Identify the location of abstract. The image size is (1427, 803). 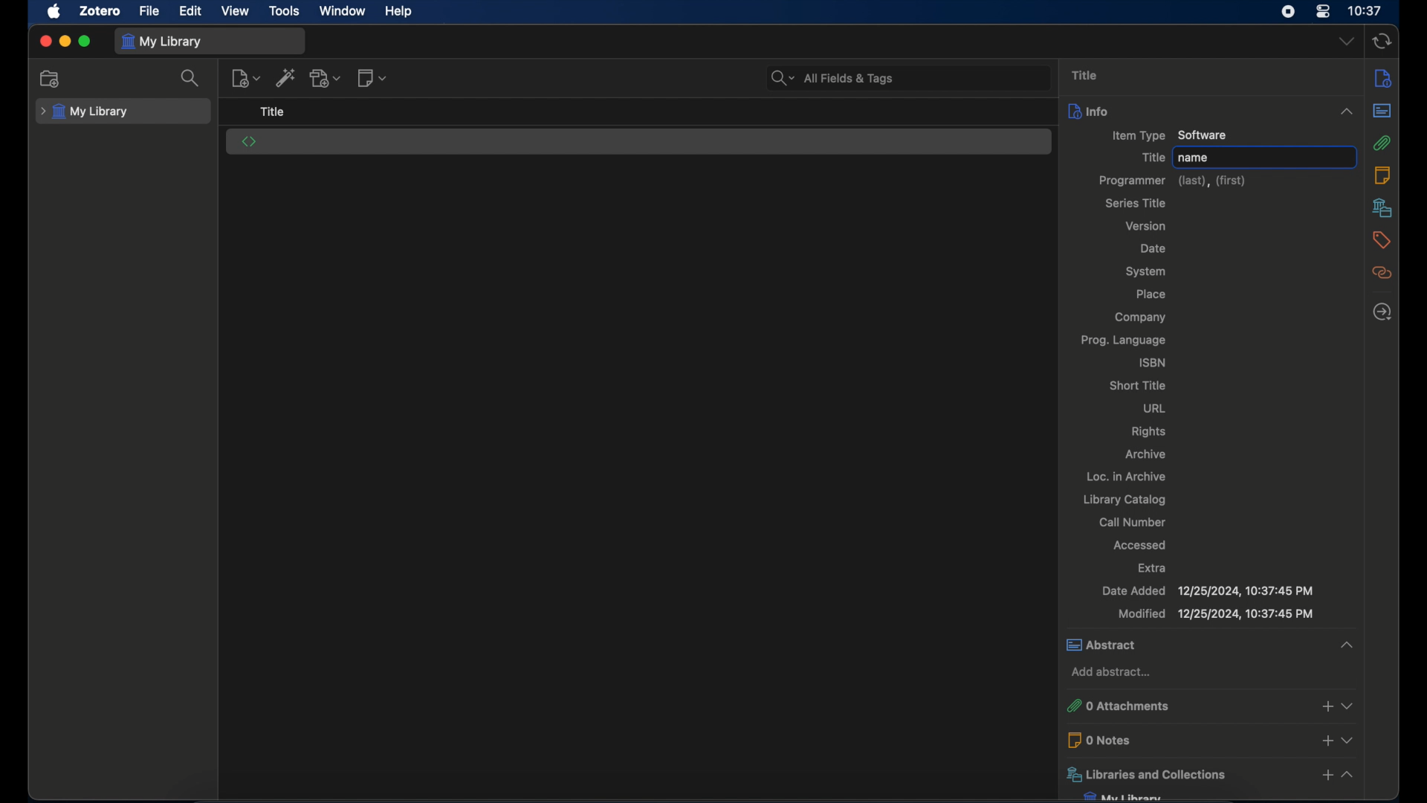
(1187, 644).